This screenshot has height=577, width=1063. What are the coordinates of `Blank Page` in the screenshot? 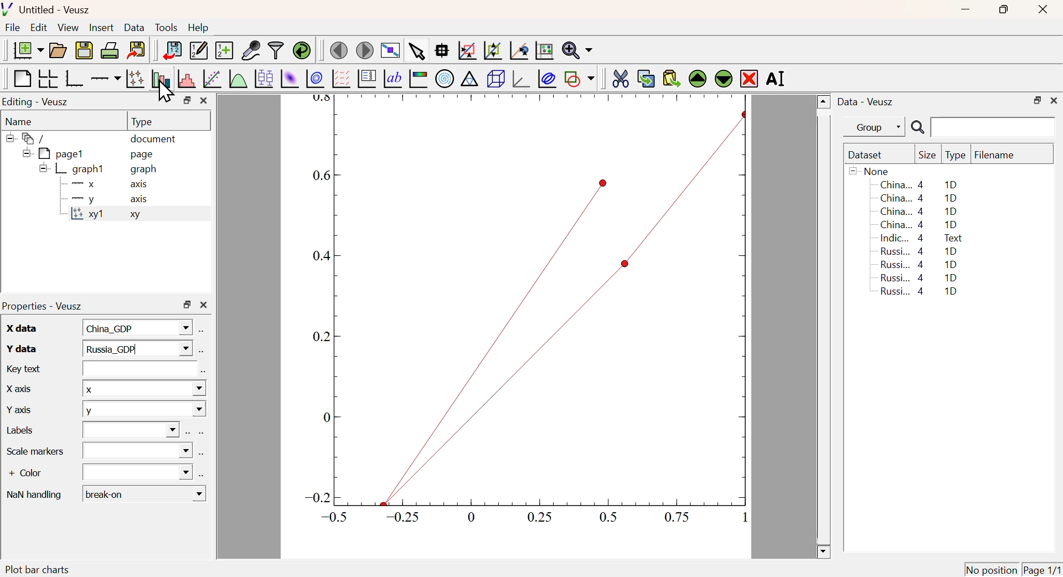 It's located at (21, 79).